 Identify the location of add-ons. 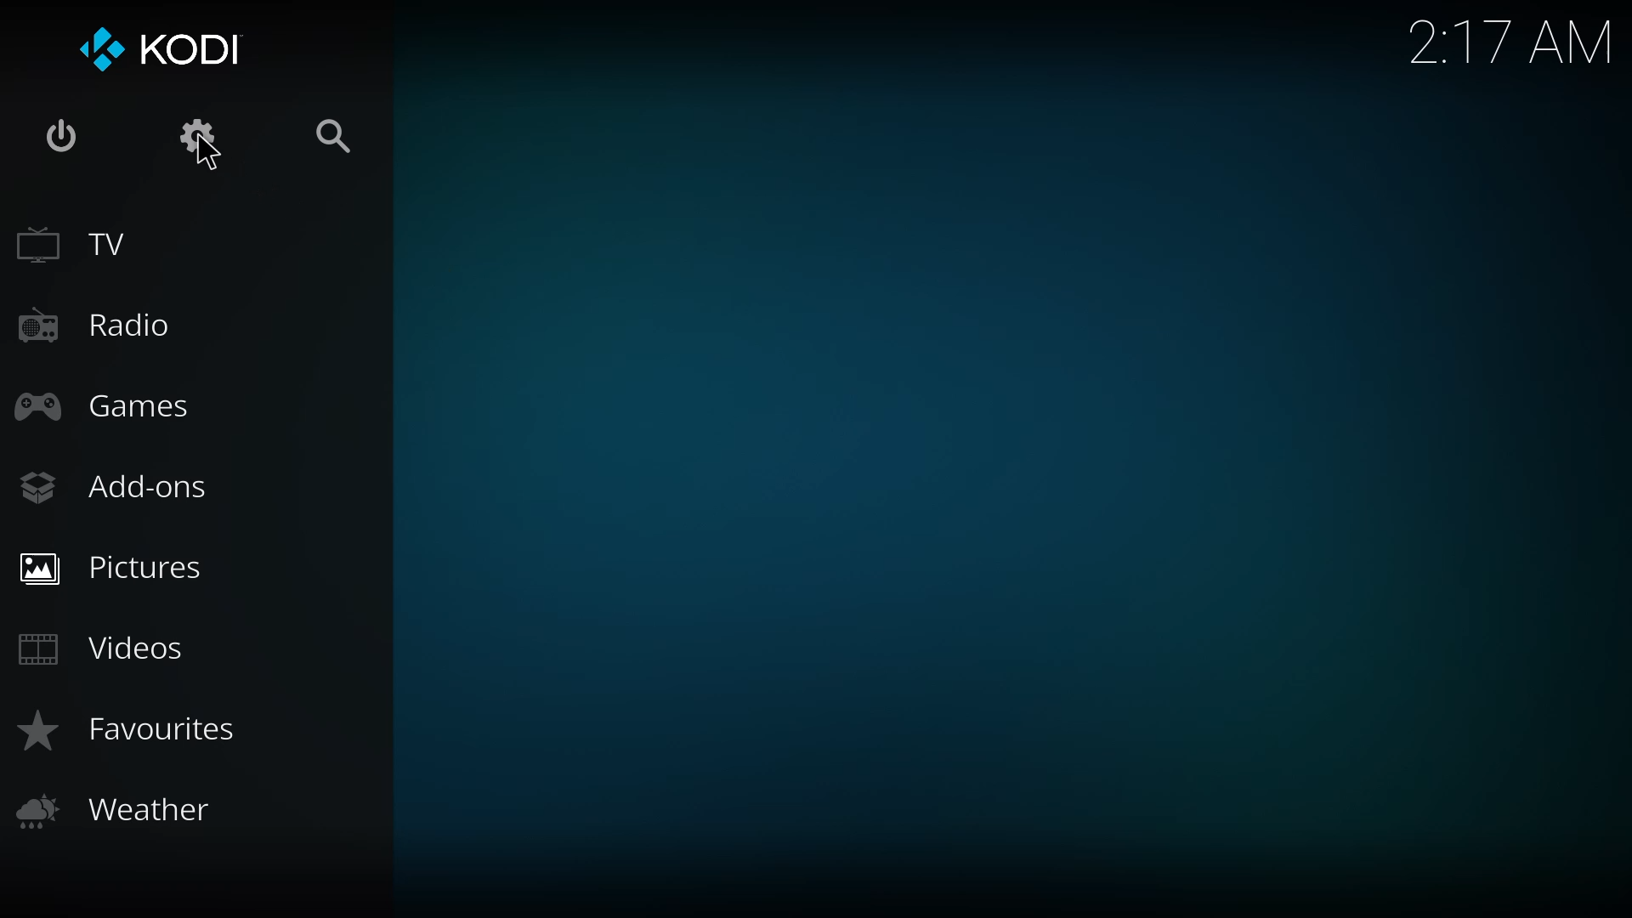
(119, 489).